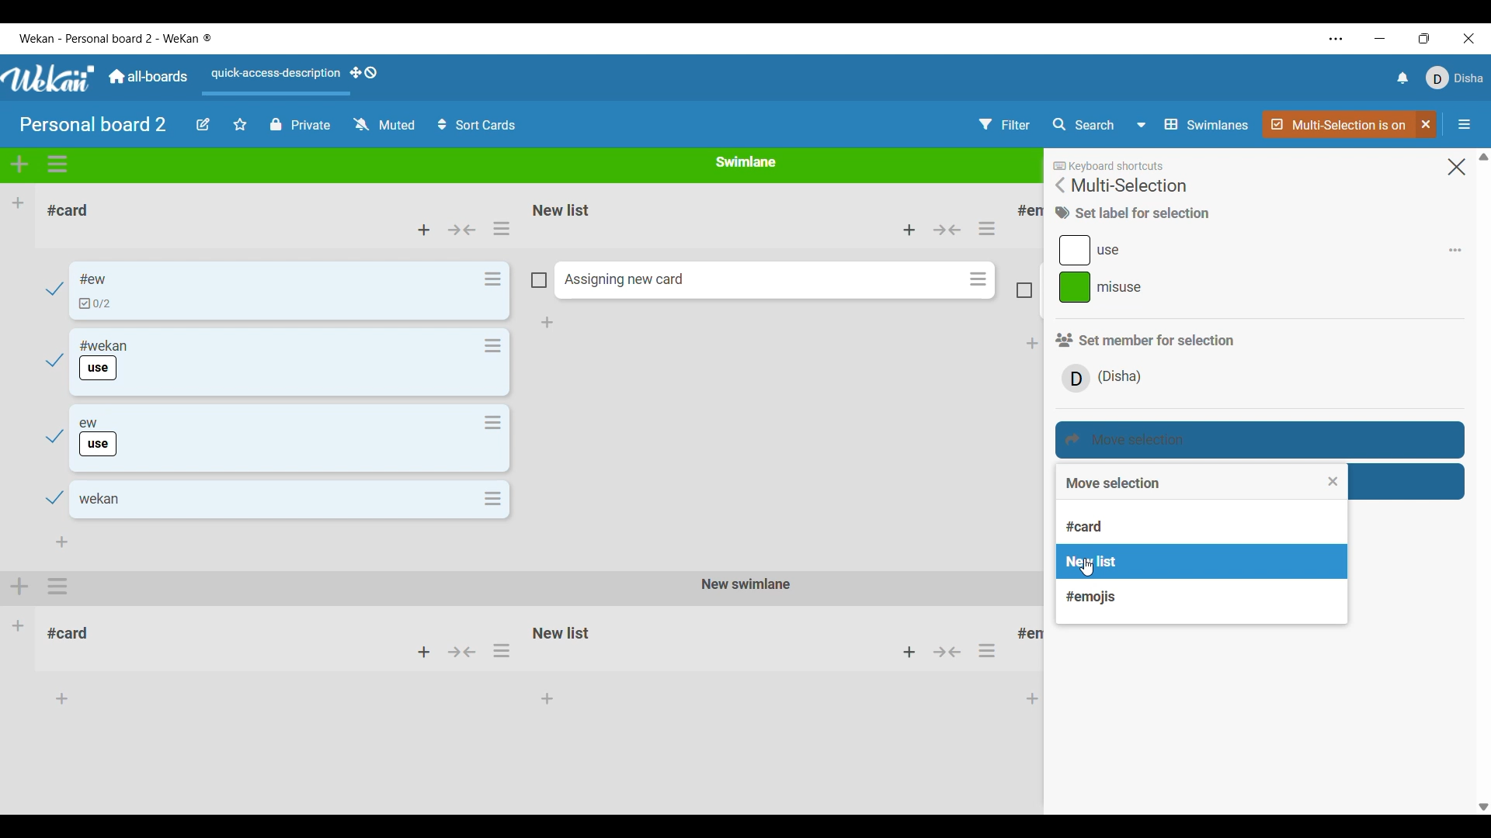 This screenshot has height=838, width=1491. Describe the element at coordinates (539, 280) in the screenshot. I see `Indicates card is not included in current selection` at that location.